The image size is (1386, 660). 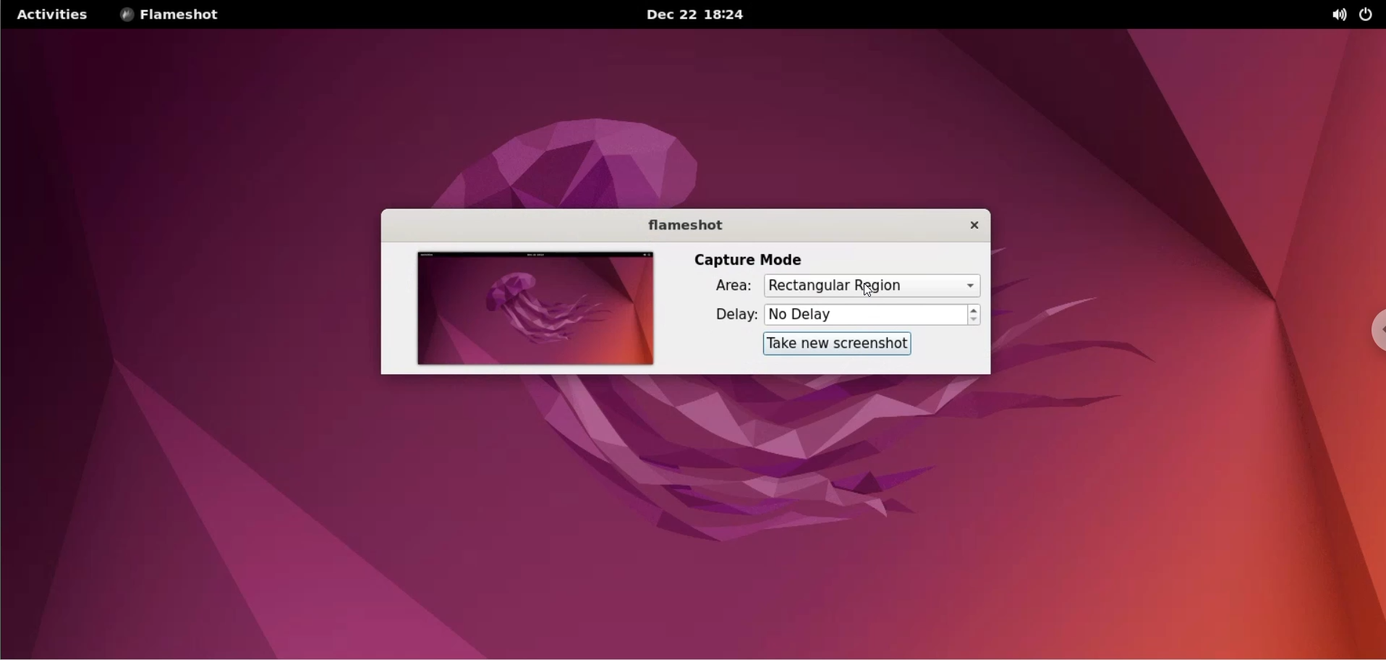 I want to click on flameshot, so click(x=678, y=224).